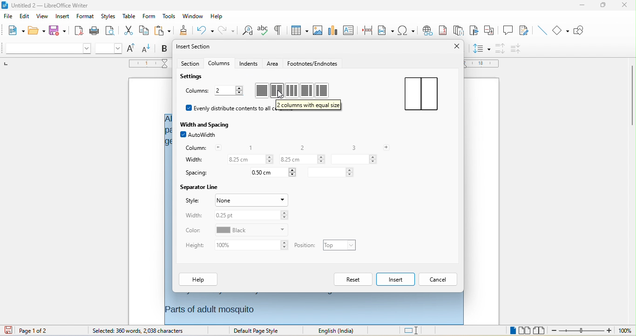  I want to click on save, so click(57, 30).